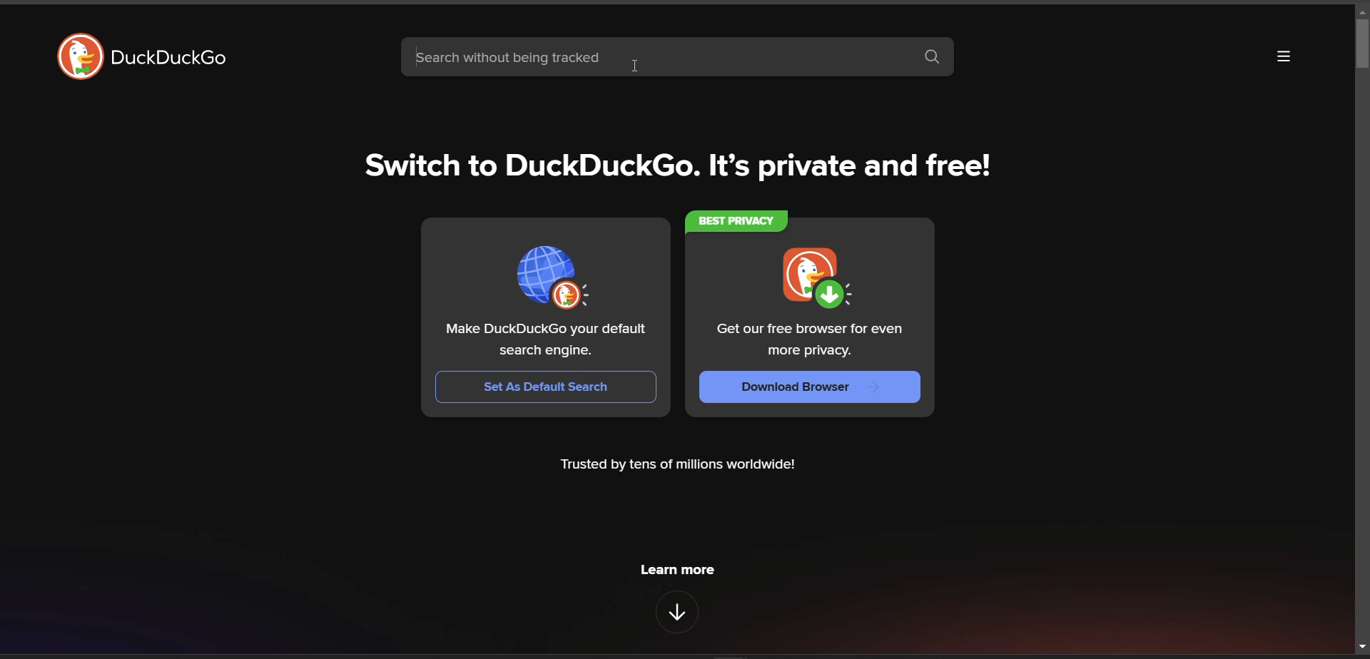 This screenshot has width=1370, height=659. What do you see at coordinates (544, 387) in the screenshot?
I see `Set As Default Search` at bounding box center [544, 387].